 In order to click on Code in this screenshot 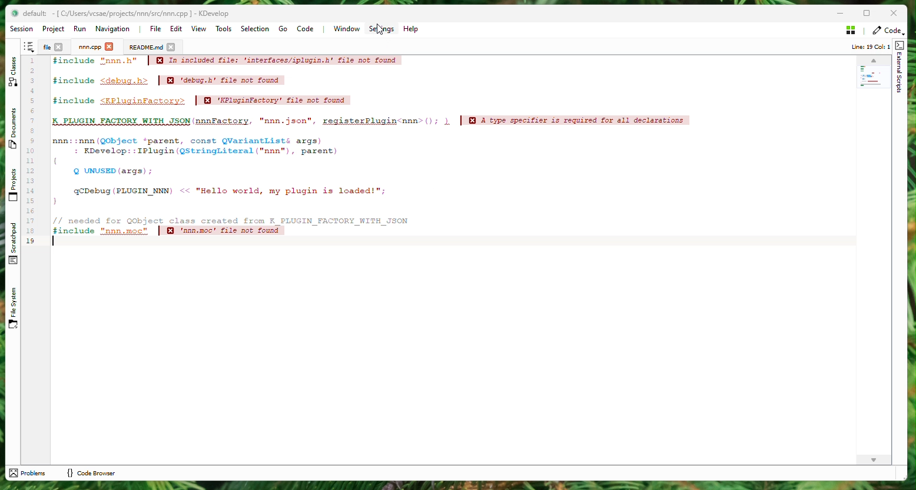, I will do `click(373, 153)`.